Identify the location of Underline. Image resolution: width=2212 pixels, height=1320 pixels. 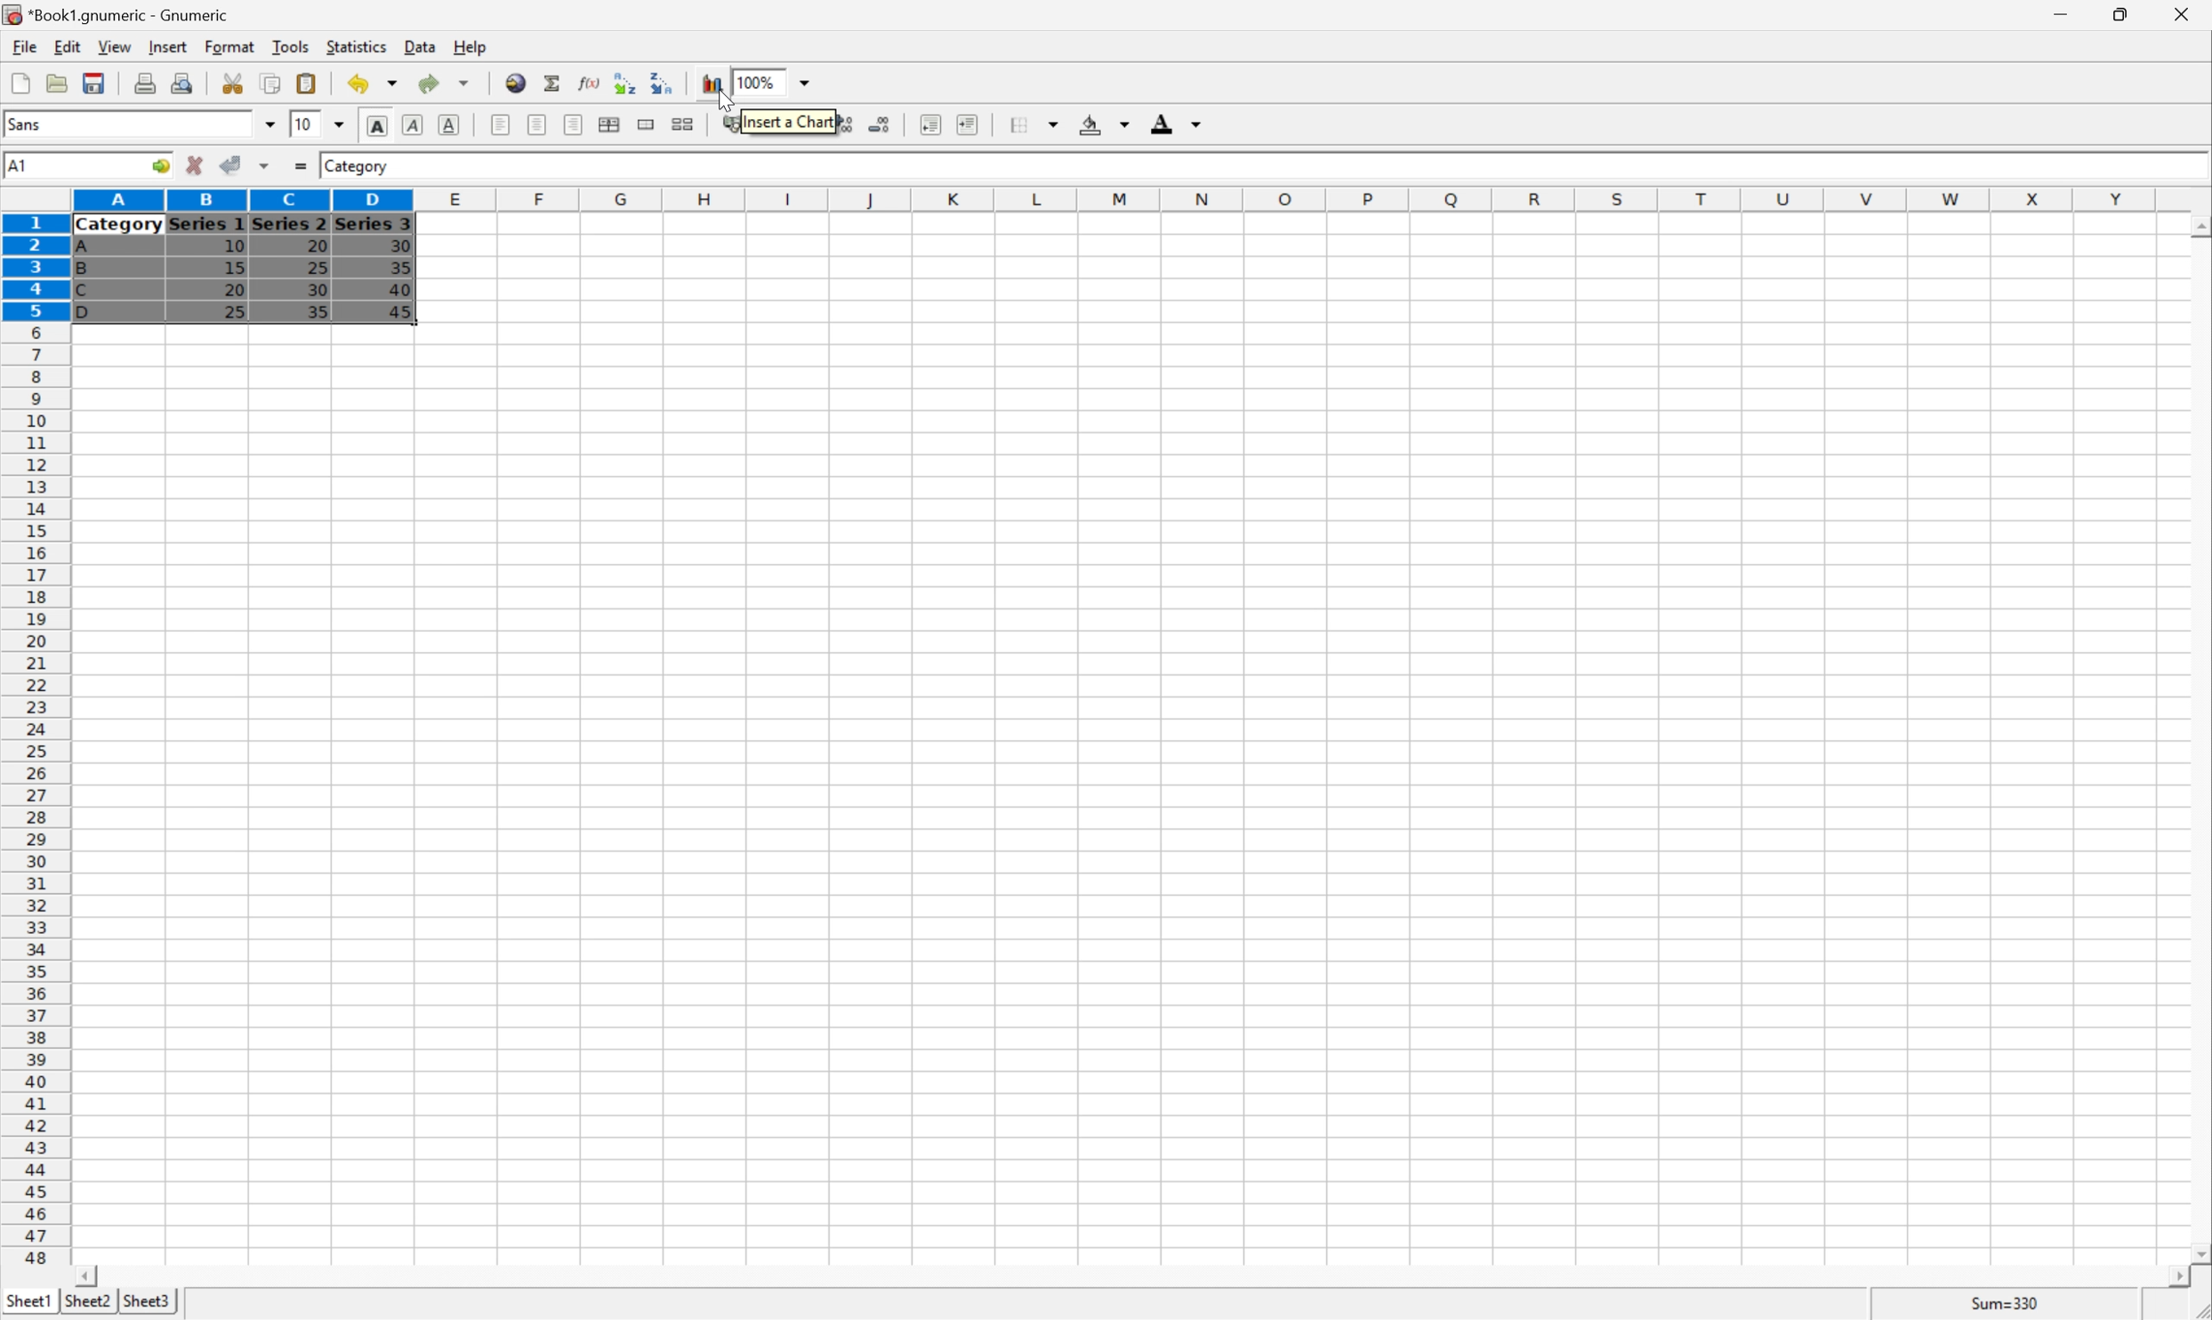
(449, 123).